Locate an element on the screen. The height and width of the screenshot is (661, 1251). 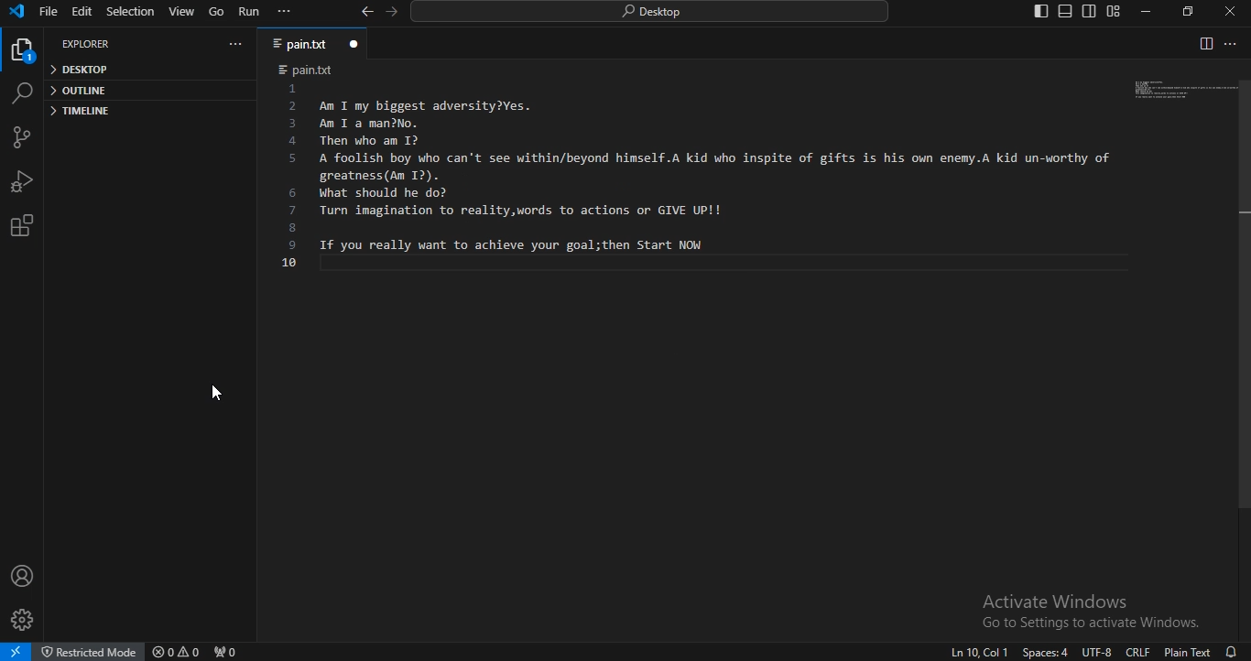
search is located at coordinates (21, 93).